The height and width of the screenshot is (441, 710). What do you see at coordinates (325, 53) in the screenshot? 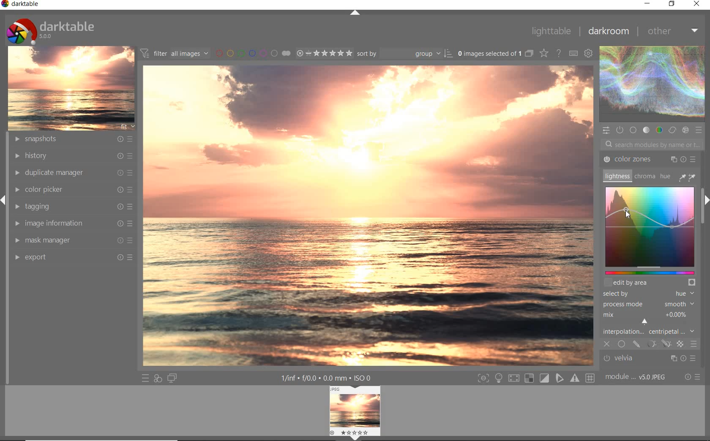
I see `SELECTED IMAGE RANGE RATING` at bounding box center [325, 53].